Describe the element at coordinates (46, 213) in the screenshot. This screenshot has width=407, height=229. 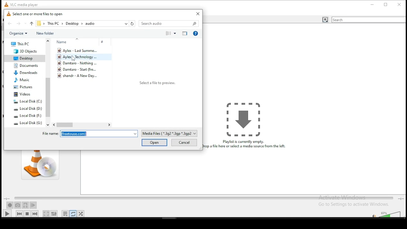
I see `toggle video in fullscreen` at that location.